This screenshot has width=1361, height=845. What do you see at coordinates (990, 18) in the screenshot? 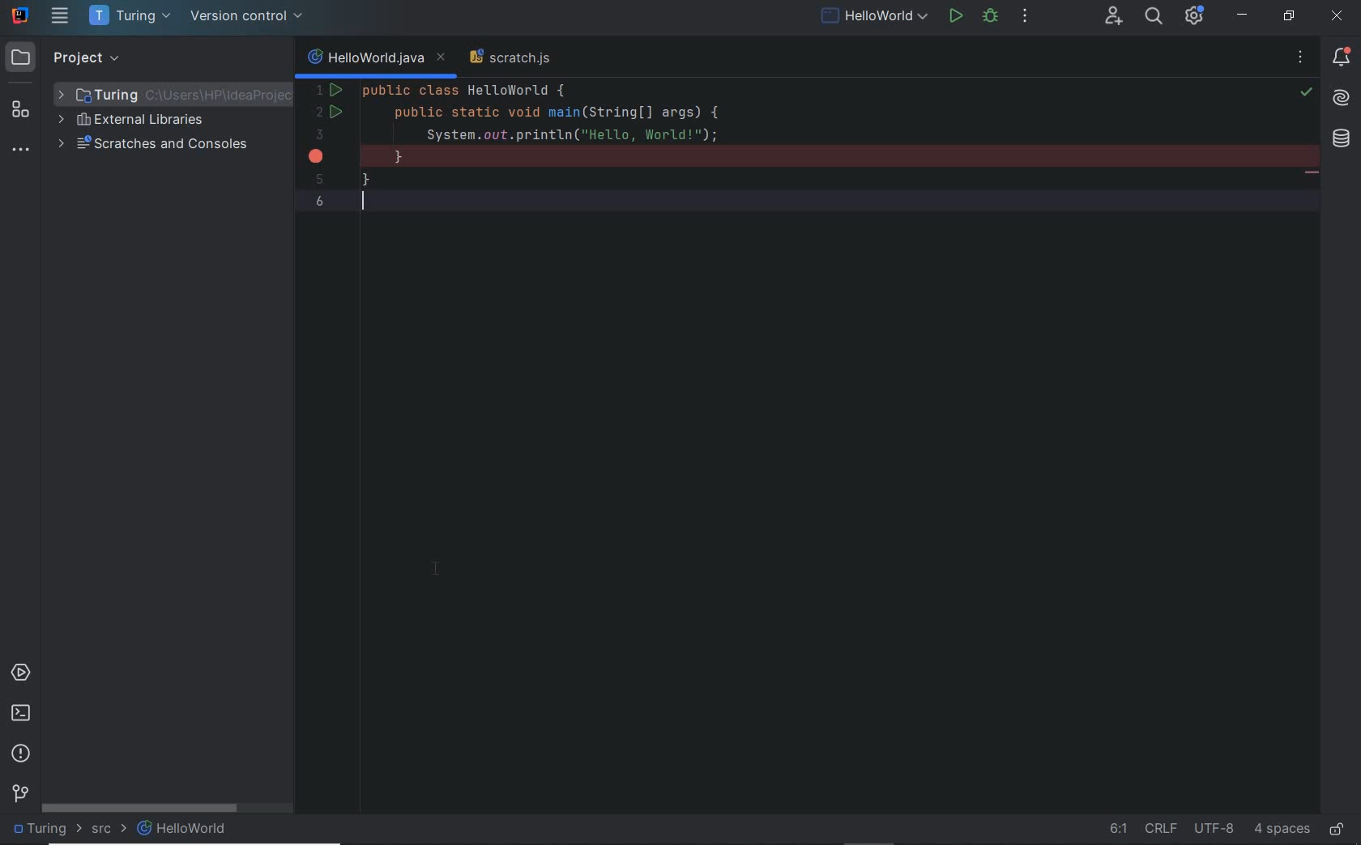
I see `debug` at bounding box center [990, 18].